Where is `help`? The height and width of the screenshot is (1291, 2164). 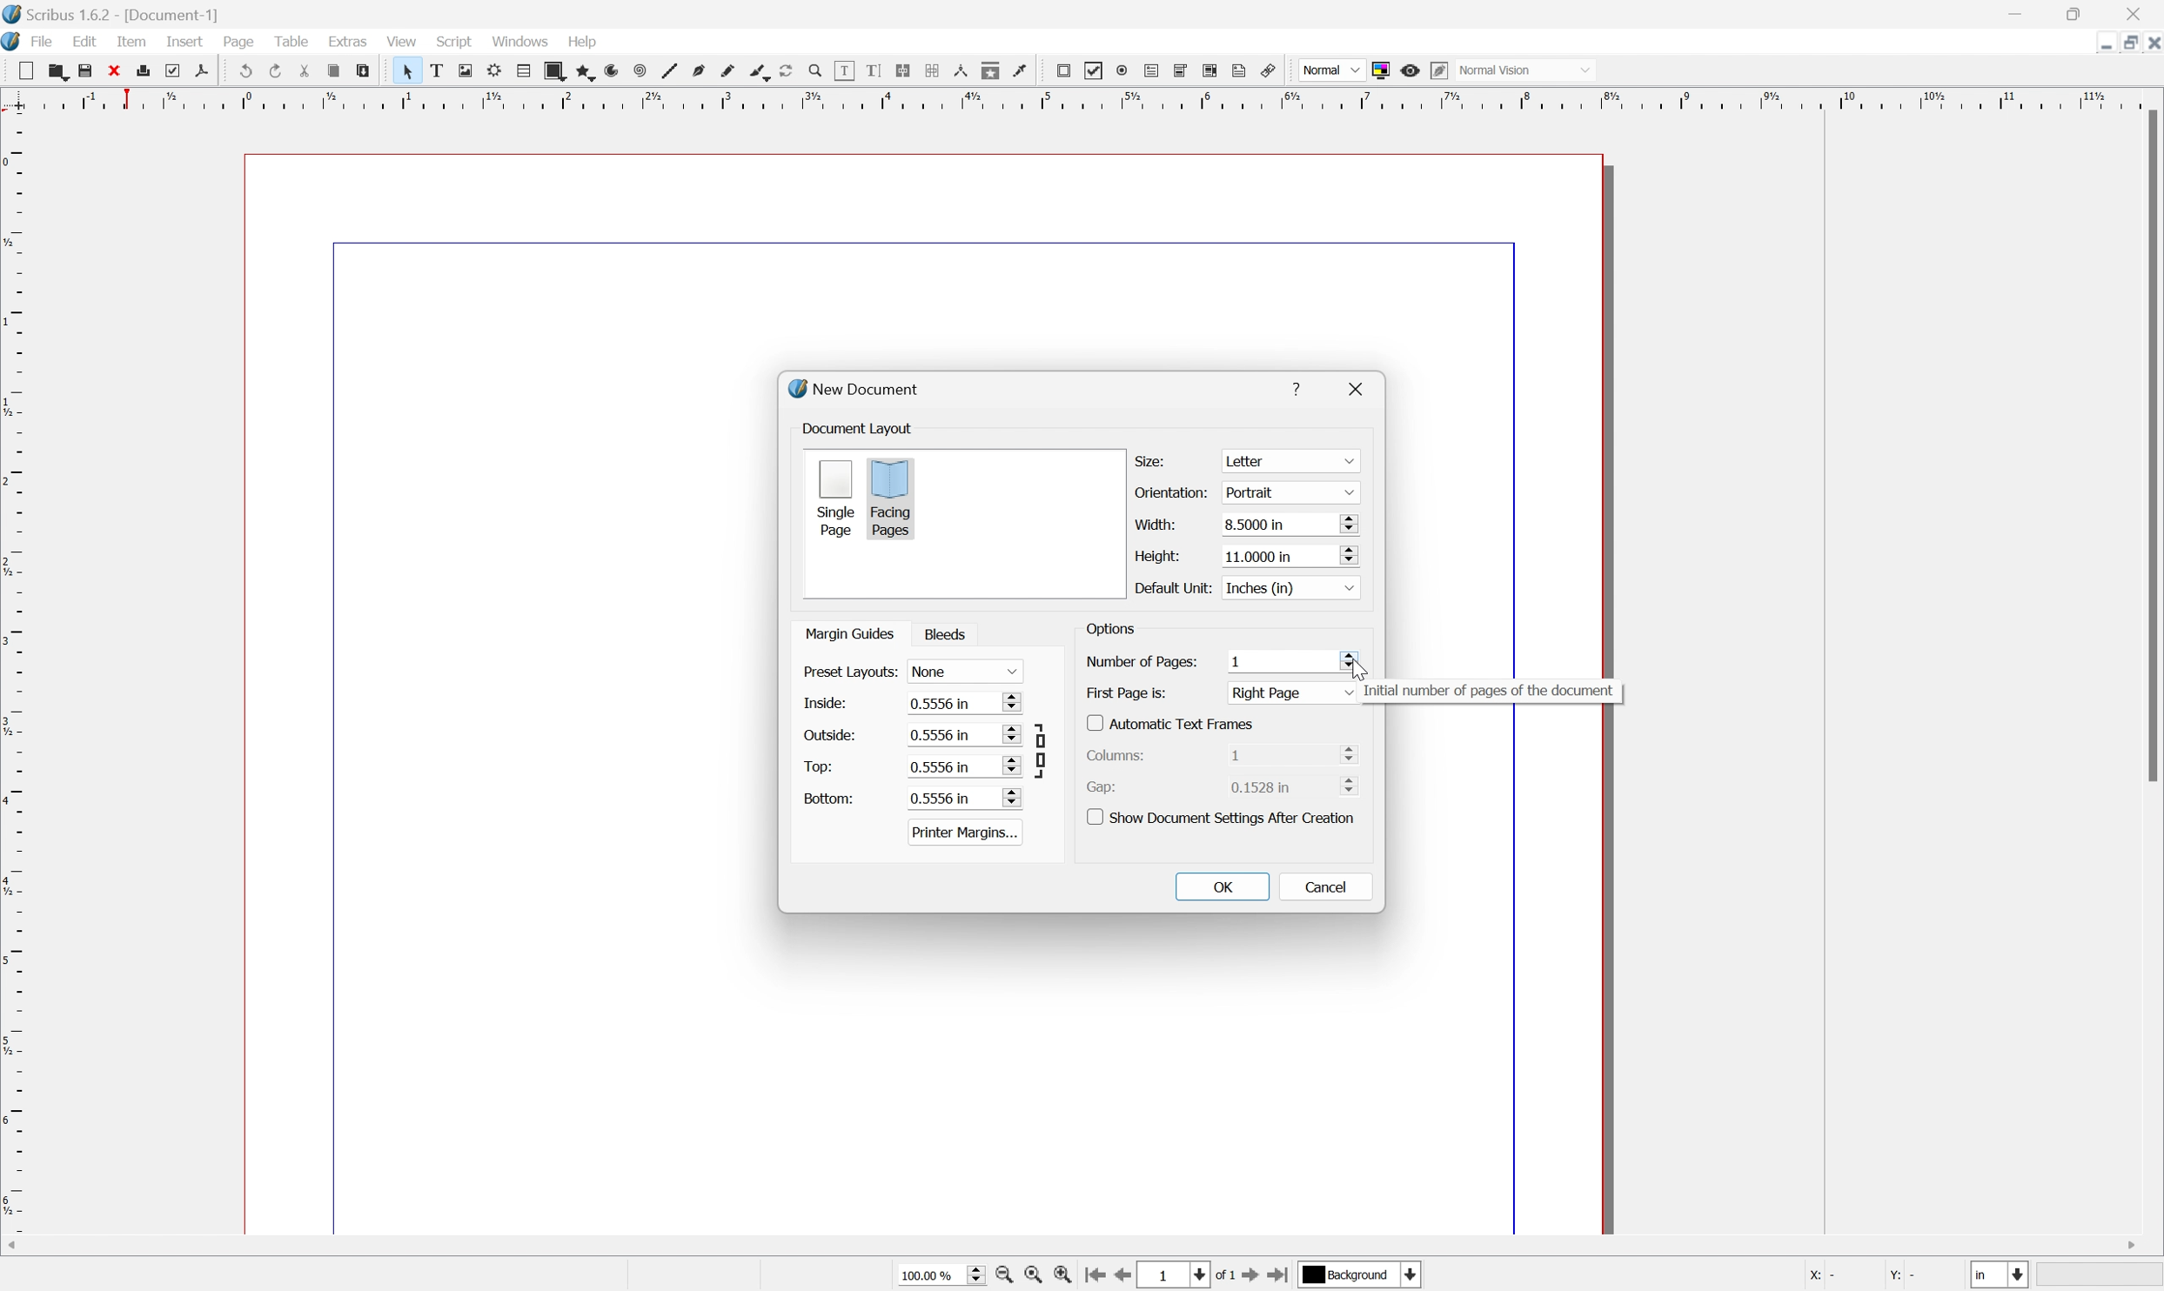
help is located at coordinates (1301, 385).